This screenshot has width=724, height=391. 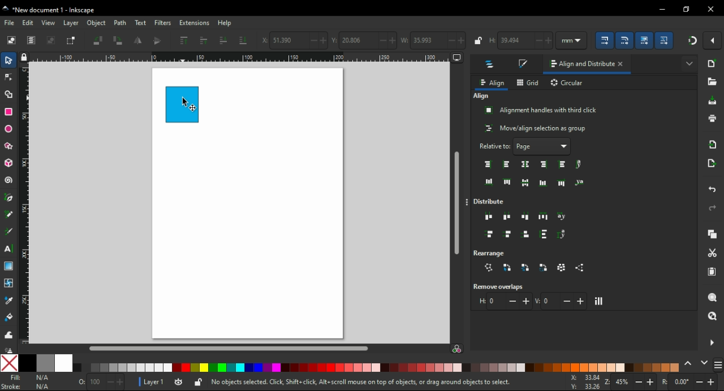 I want to click on relative to, so click(x=525, y=146).